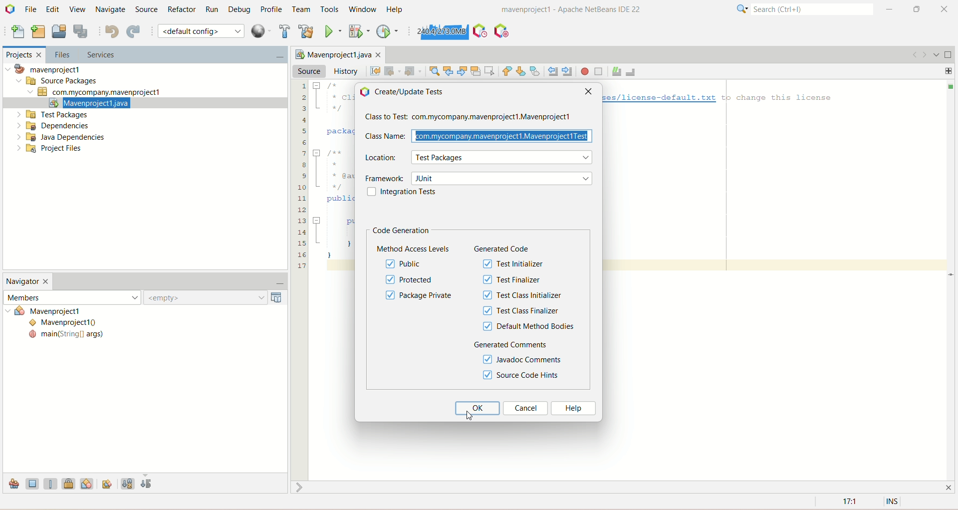 Image resolution: width=958 pixels, height=510 pixels. Describe the element at coordinates (501, 28) in the screenshot. I see `pause` at that location.